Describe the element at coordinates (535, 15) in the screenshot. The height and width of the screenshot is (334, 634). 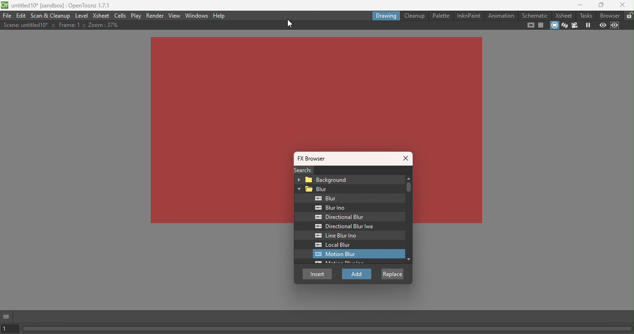
I see `Schematic` at that location.